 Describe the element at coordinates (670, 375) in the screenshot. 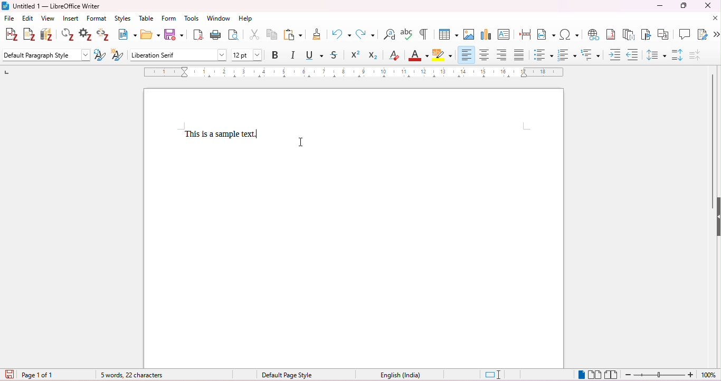

I see `zoom` at that location.